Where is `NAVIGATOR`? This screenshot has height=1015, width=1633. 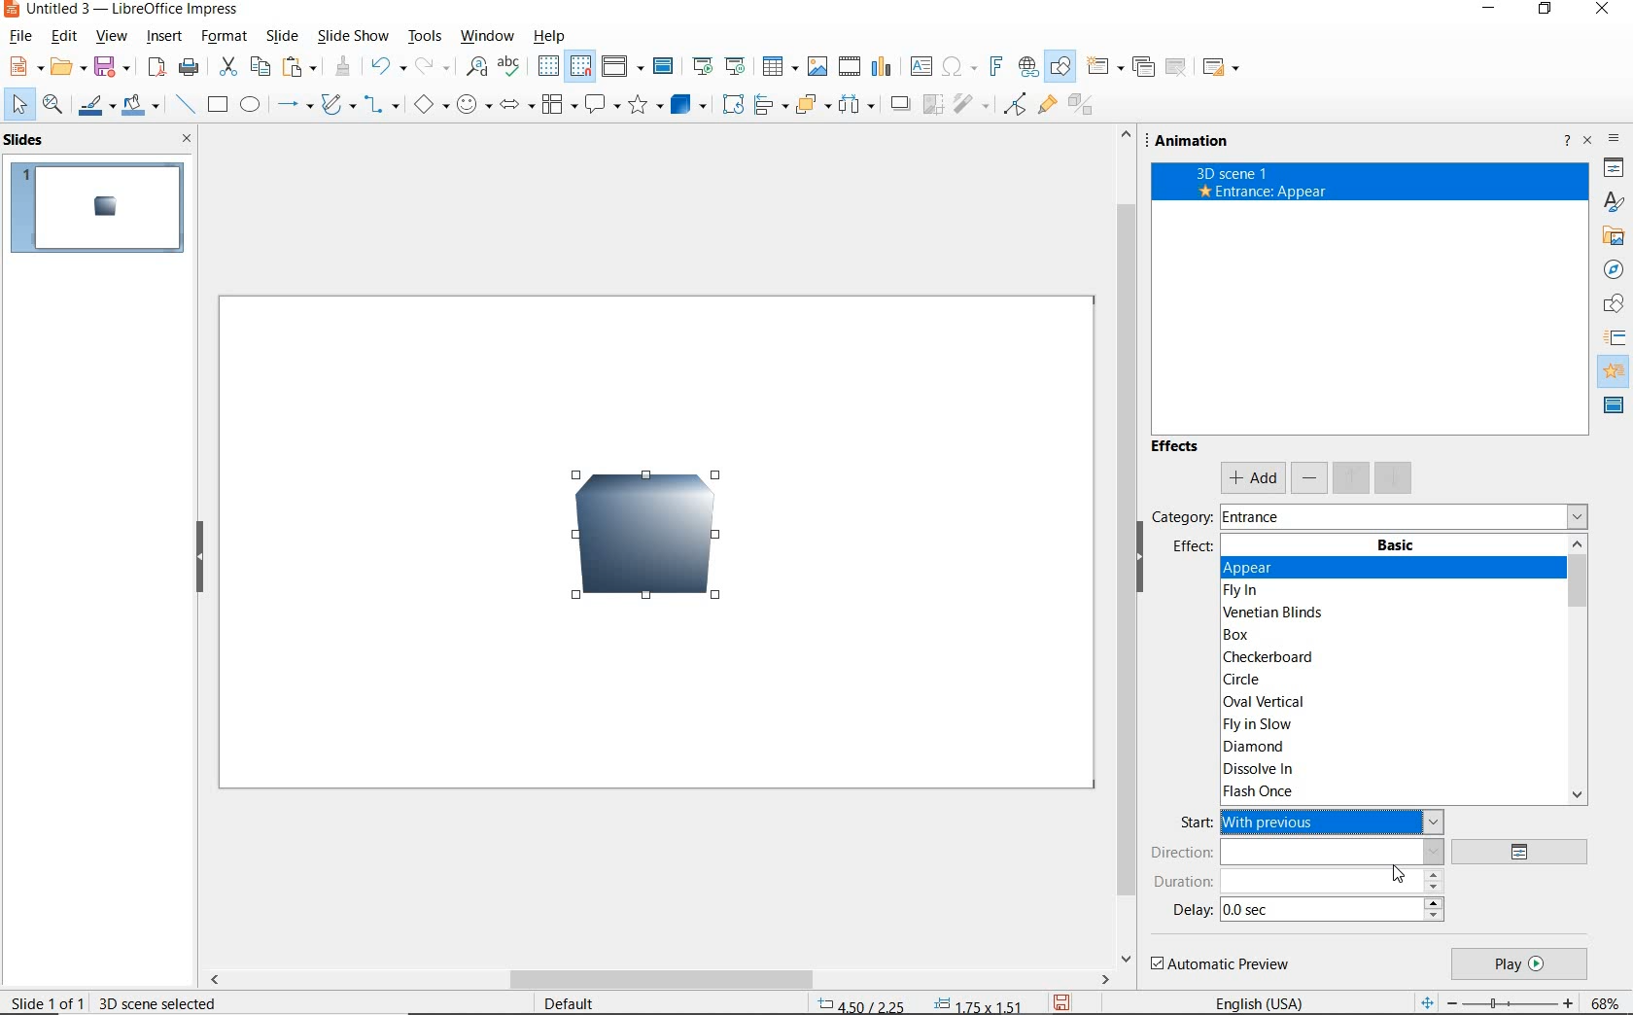 NAVIGATOR is located at coordinates (1613, 270).